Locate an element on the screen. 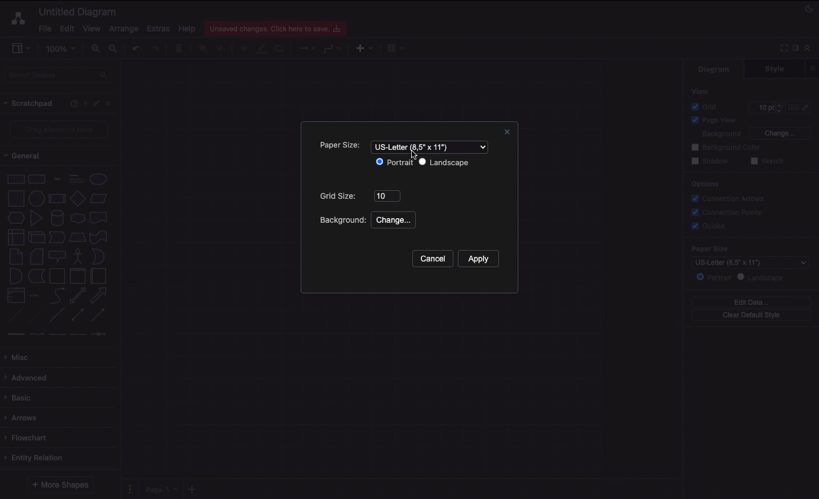  Add new pages is located at coordinates (194, 490).